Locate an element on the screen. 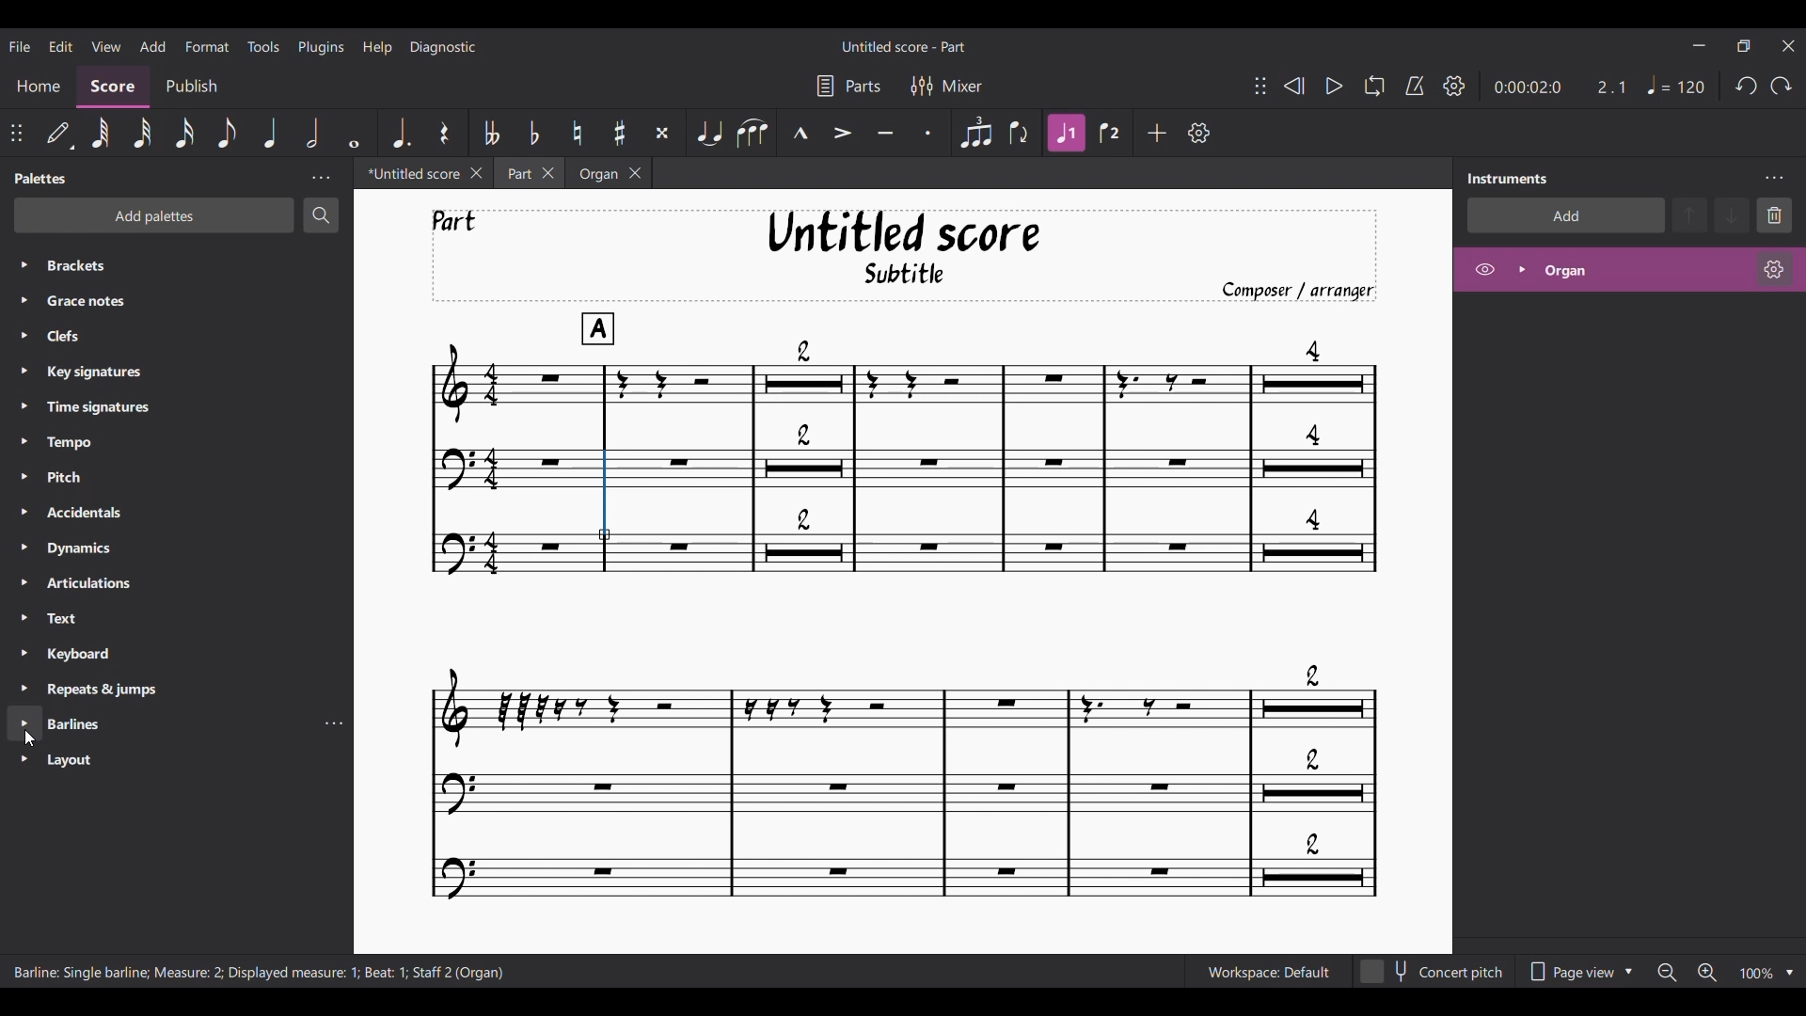  Zoom options is located at coordinates (1788, 972).